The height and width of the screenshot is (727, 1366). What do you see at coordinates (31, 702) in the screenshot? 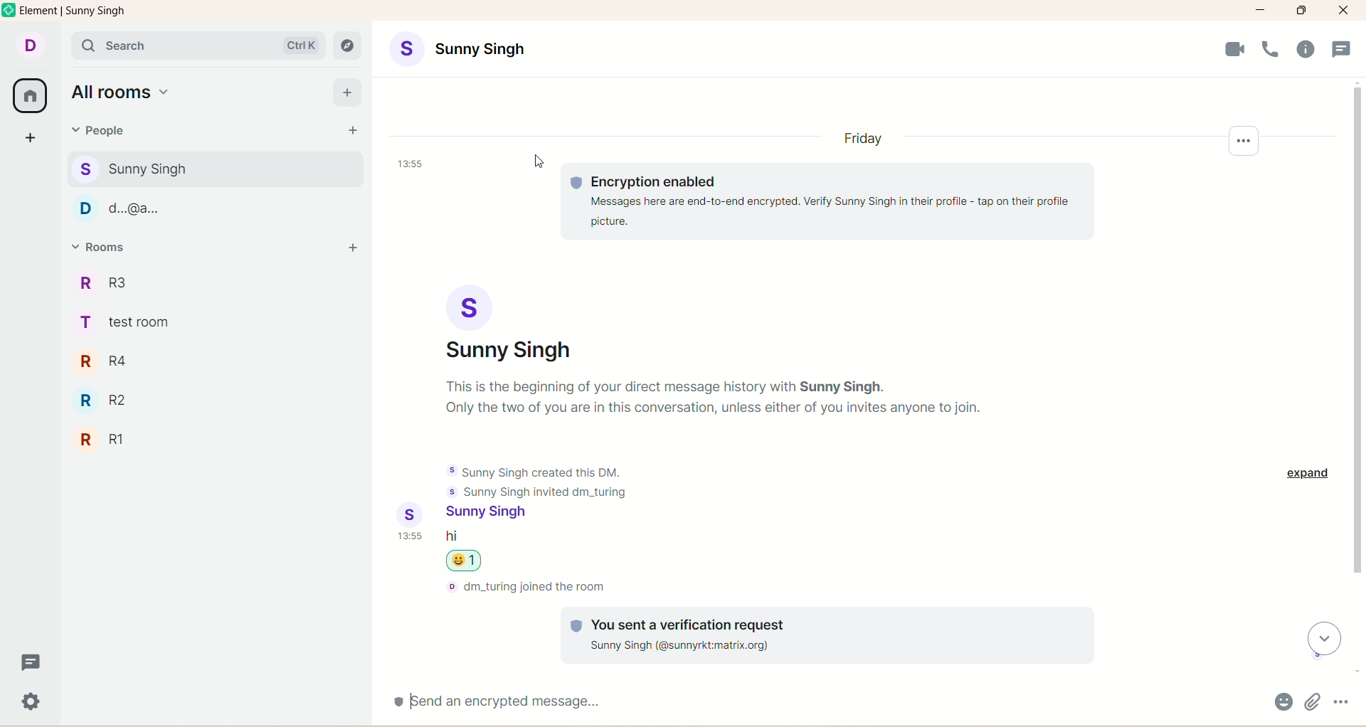
I see `settings` at bounding box center [31, 702].